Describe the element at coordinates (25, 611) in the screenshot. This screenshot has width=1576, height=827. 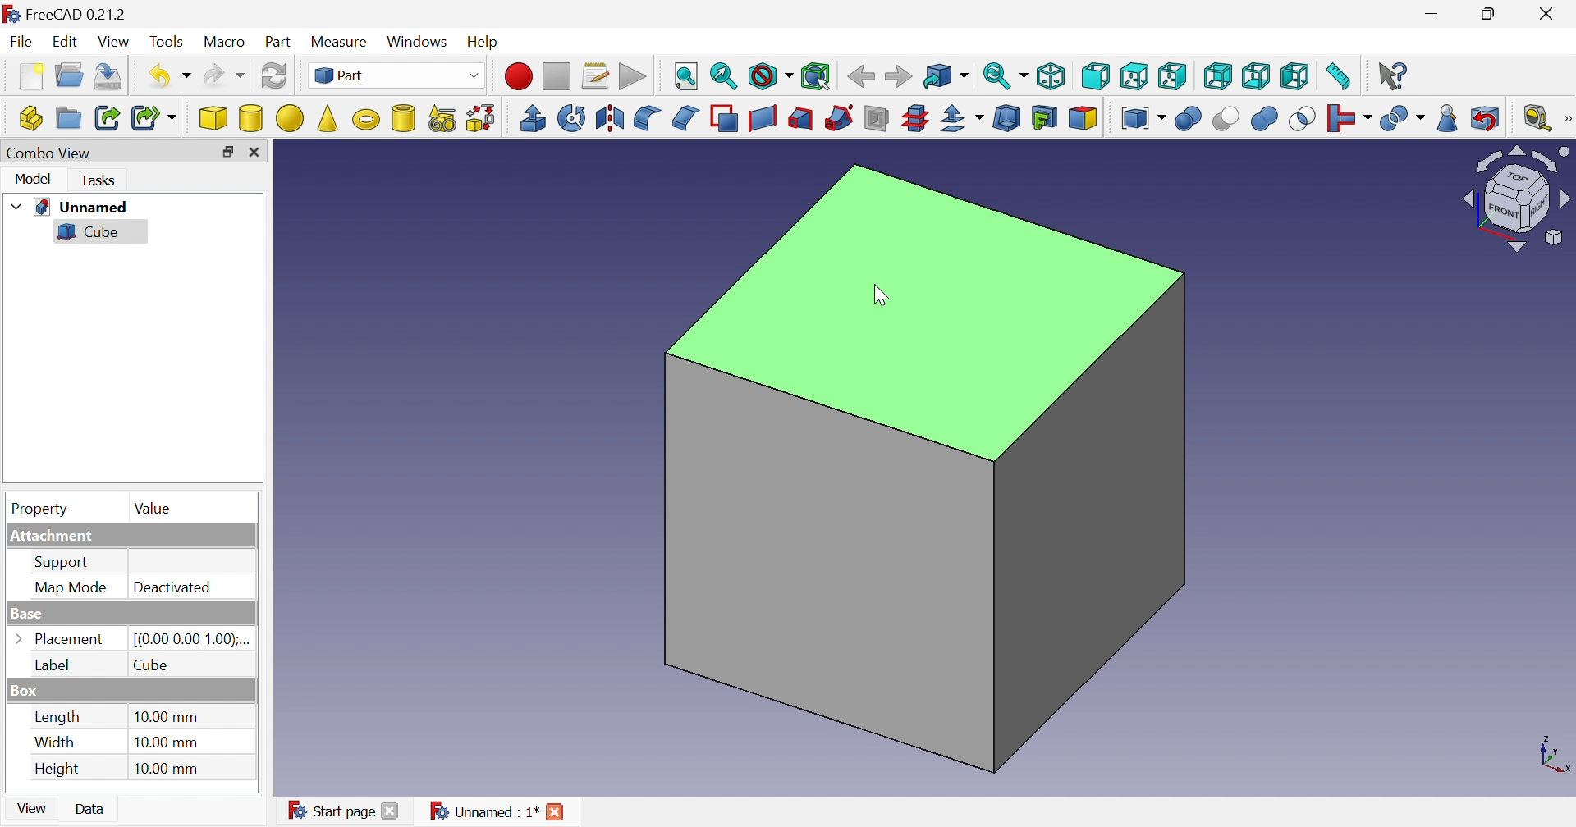
I see `Base` at that location.